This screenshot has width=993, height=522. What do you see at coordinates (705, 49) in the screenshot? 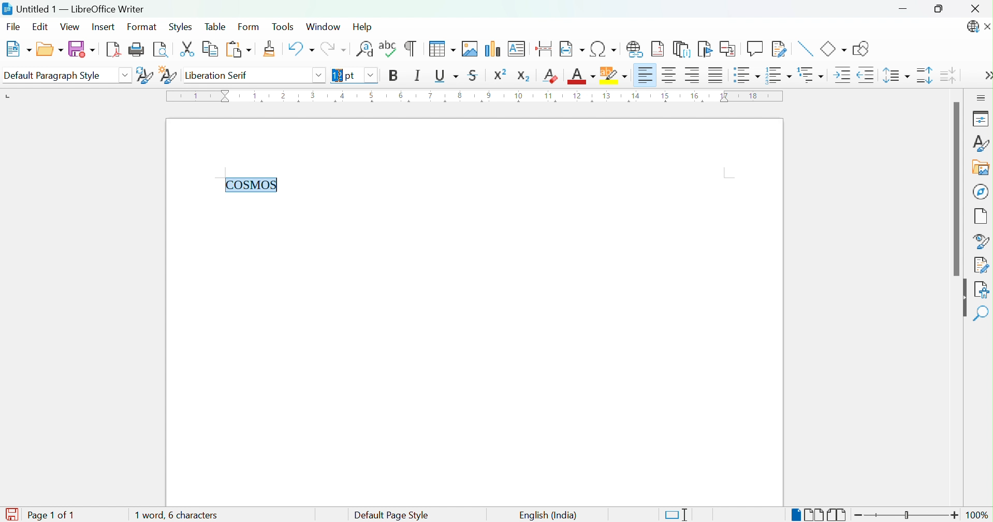
I see `Insert Bookmark` at bounding box center [705, 49].